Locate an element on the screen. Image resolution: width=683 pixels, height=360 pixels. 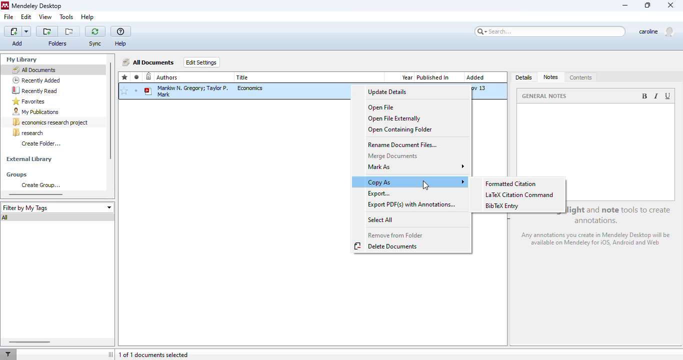
economics is located at coordinates (251, 88).